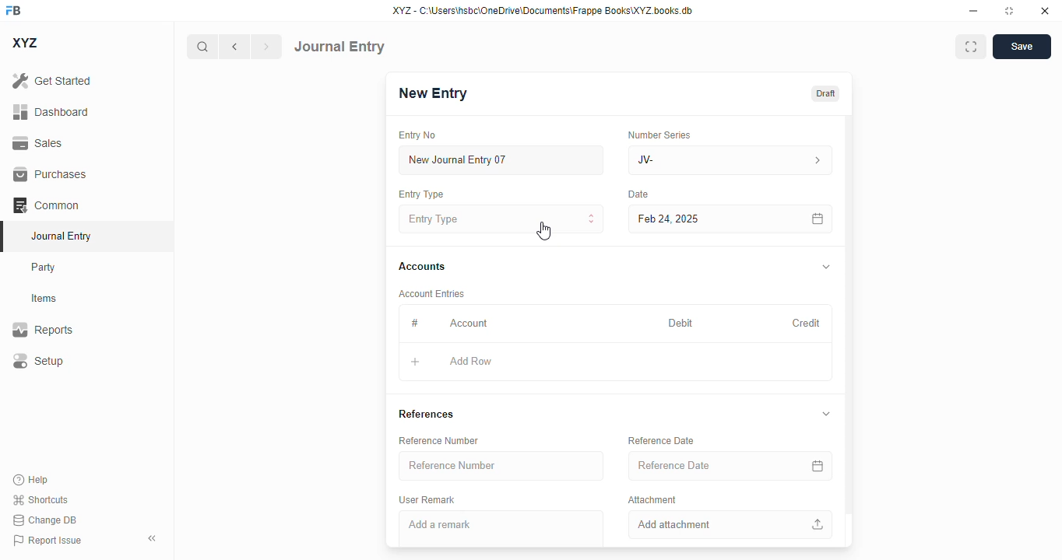  Describe the element at coordinates (153, 538) in the screenshot. I see `toggle sidebar` at that location.